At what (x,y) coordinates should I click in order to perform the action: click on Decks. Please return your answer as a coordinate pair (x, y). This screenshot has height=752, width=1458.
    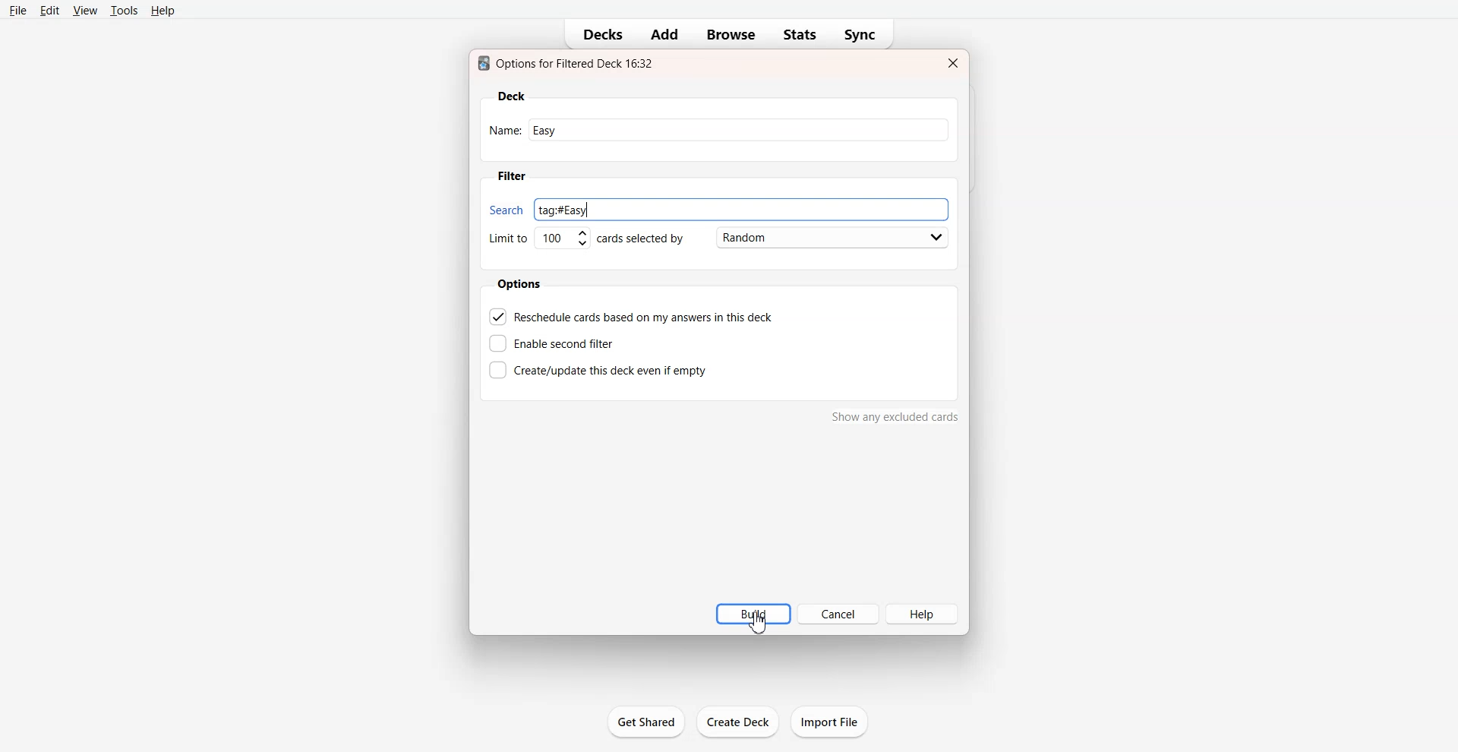
    Looking at the image, I should click on (598, 35).